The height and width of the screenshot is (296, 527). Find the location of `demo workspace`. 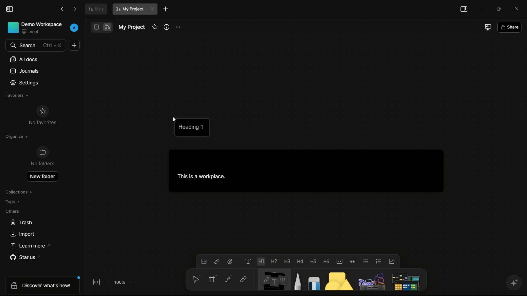

demo workspace is located at coordinates (36, 28).